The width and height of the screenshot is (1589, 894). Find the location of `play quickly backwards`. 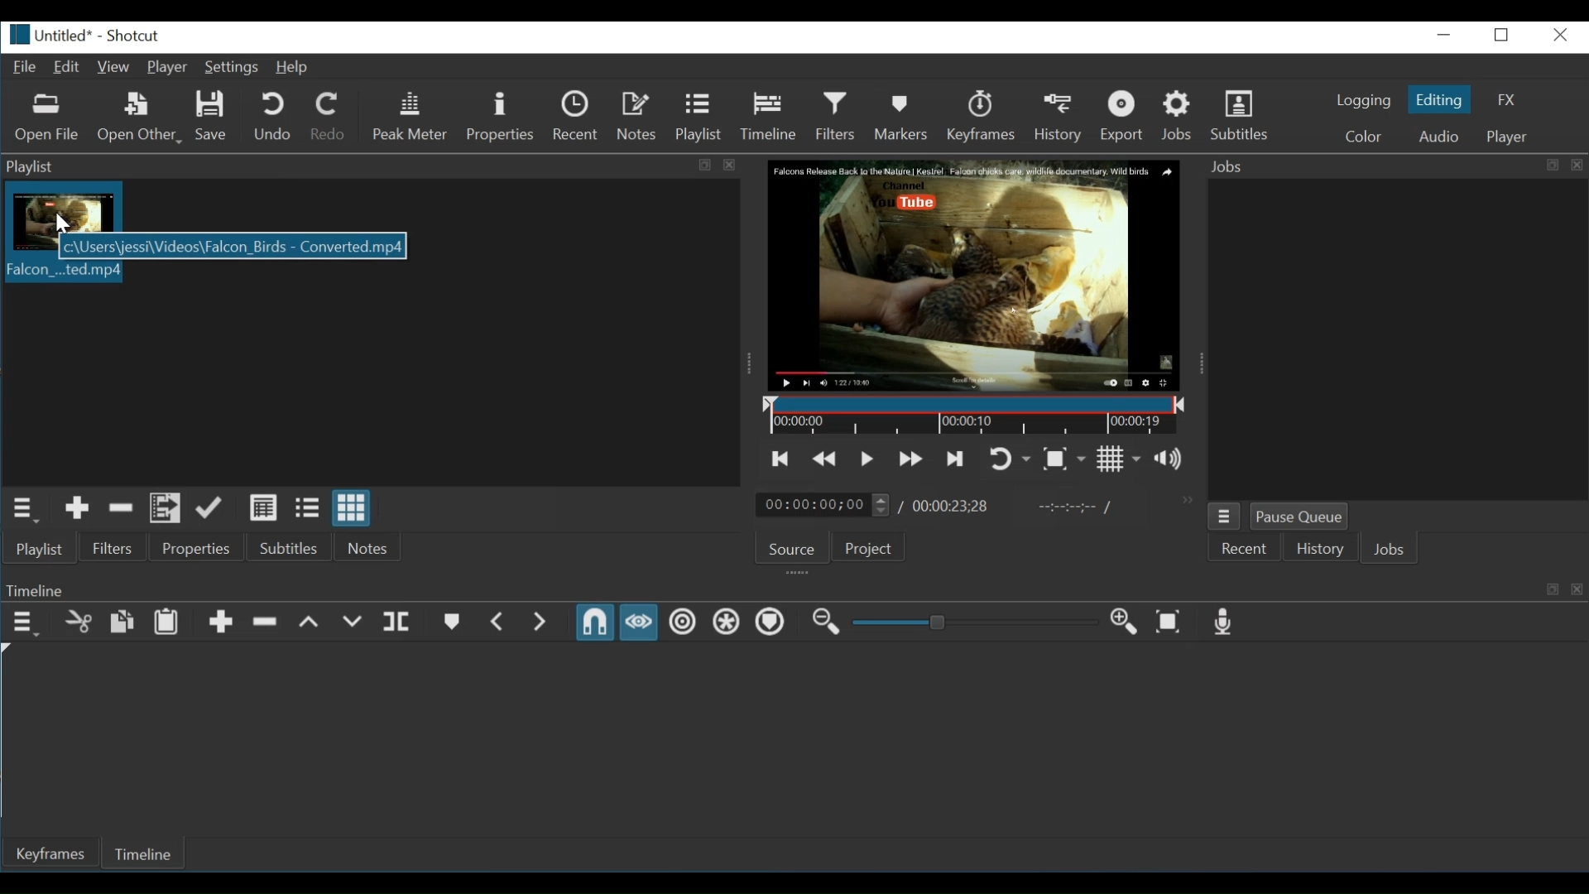

play quickly backwards is located at coordinates (822, 460).